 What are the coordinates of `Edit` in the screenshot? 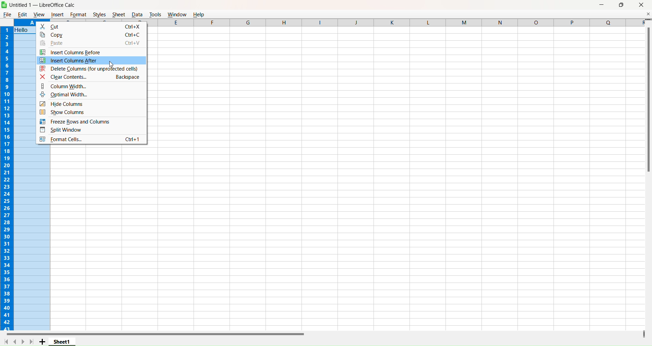 It's located at (22, 14).